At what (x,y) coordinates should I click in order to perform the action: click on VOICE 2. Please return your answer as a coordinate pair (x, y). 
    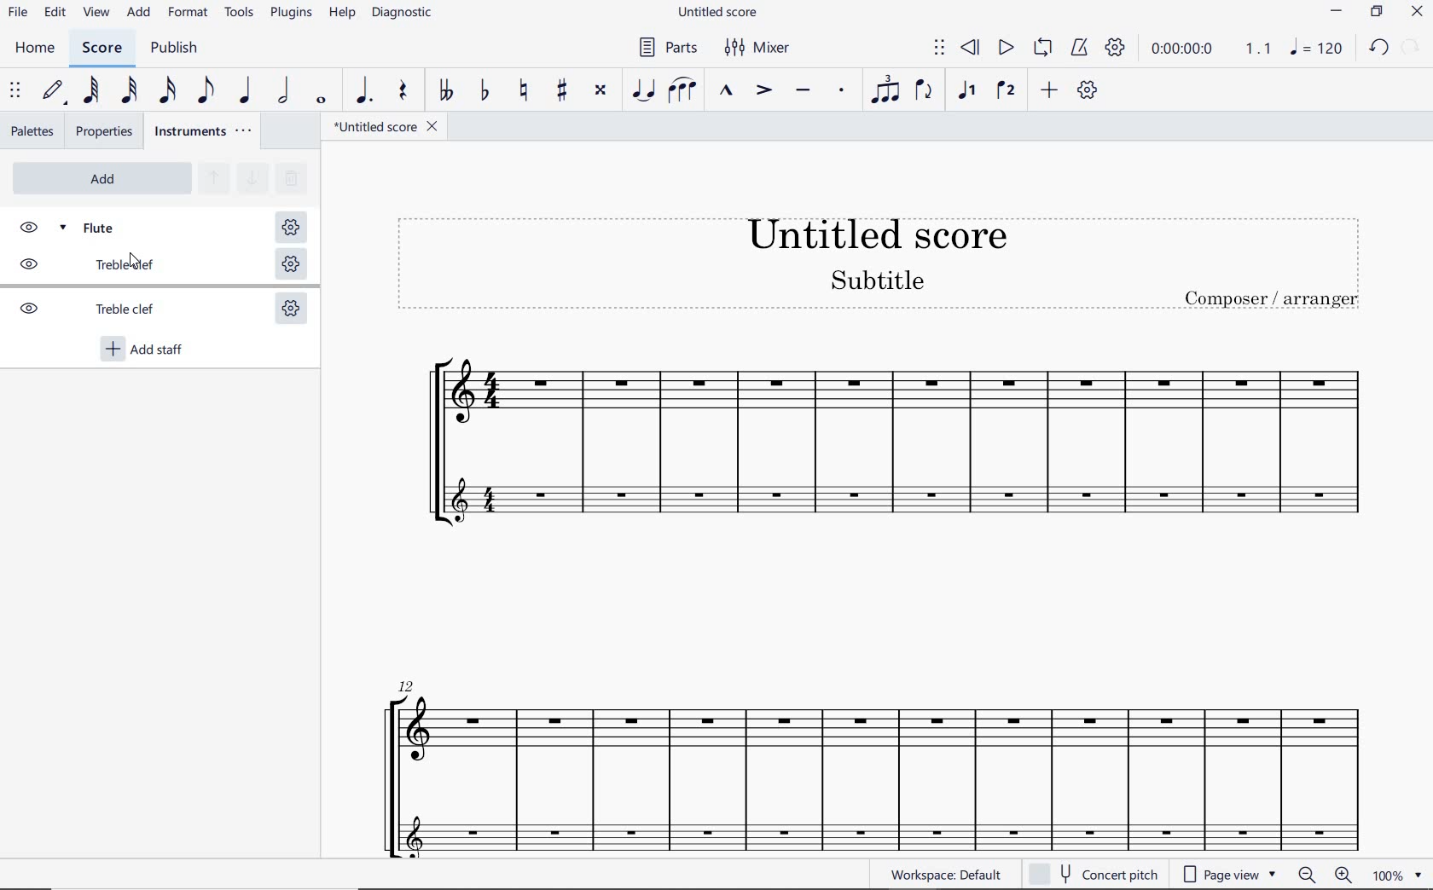
    Looking at the image, I should click on (1005, 91).